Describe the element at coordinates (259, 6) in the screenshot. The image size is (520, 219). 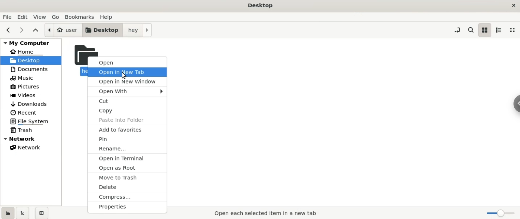
I see `title` at that location.